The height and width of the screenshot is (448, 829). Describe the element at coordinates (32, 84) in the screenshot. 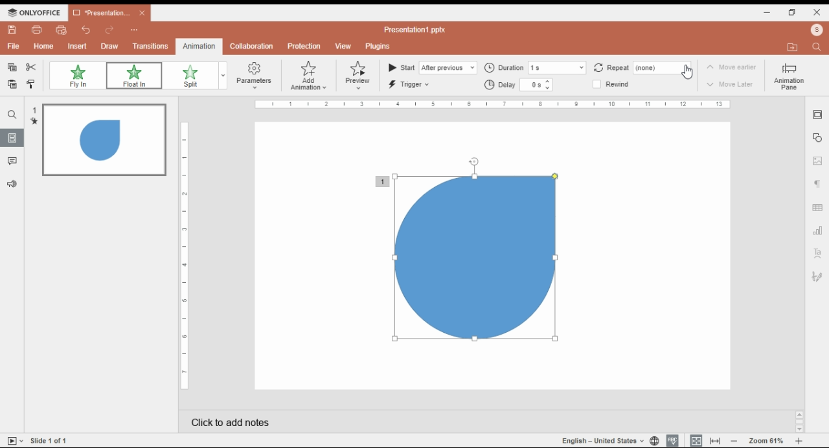

I see `copy style` at that location.